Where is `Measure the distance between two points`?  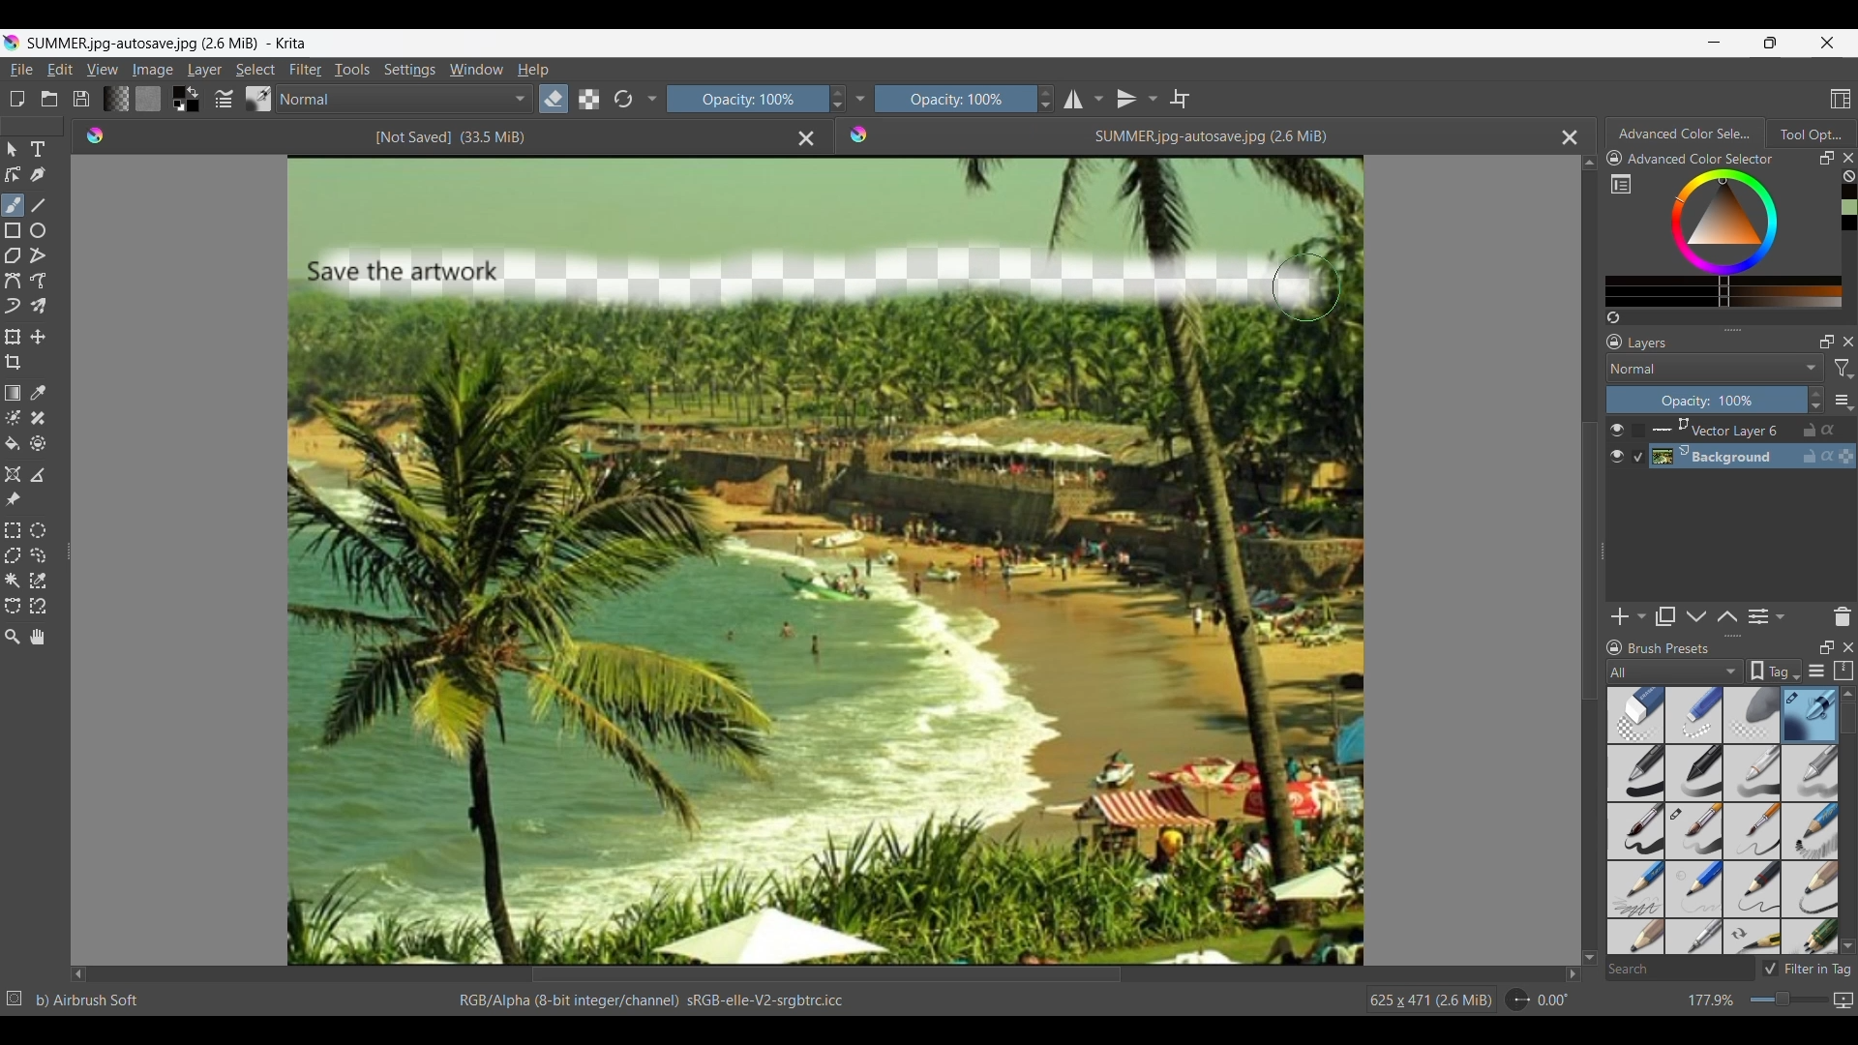
Measure the distance between two points is located at coordinates (38, 475).